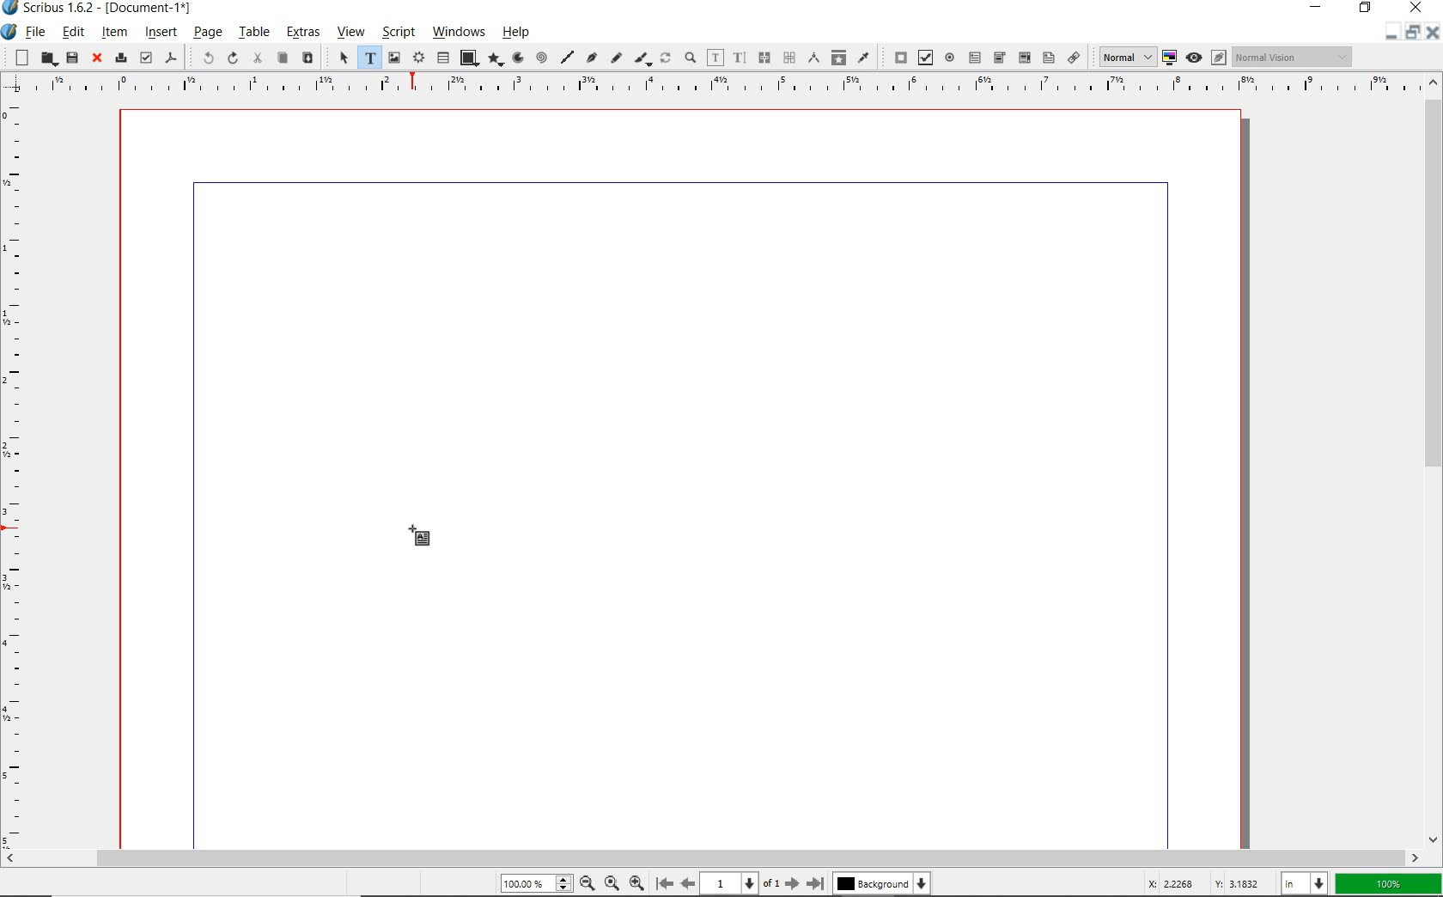 The image size is (1443, 897). I want to click on redo, so click(231, 58).